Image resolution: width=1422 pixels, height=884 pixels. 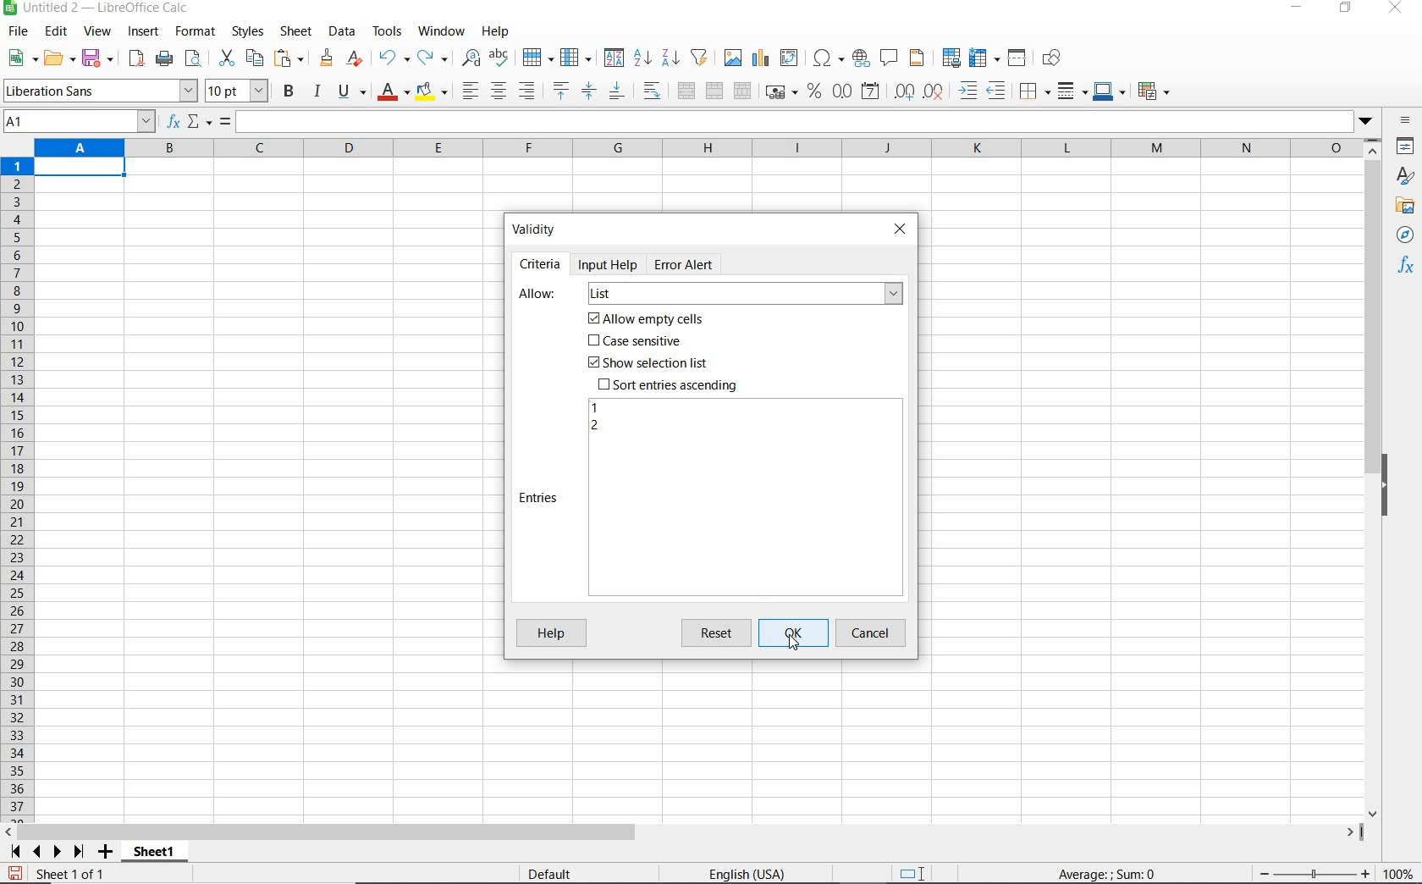 What do you see at coordinates (797, 633) in the screenshot?
I see `ok` at bounding box center [797, 633].